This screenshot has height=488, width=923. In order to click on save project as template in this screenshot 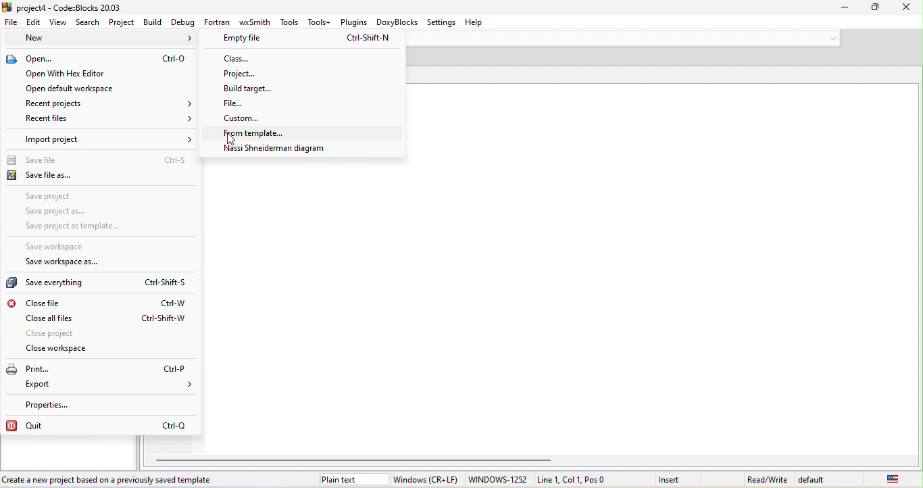, I will do `click(80, 226)`.